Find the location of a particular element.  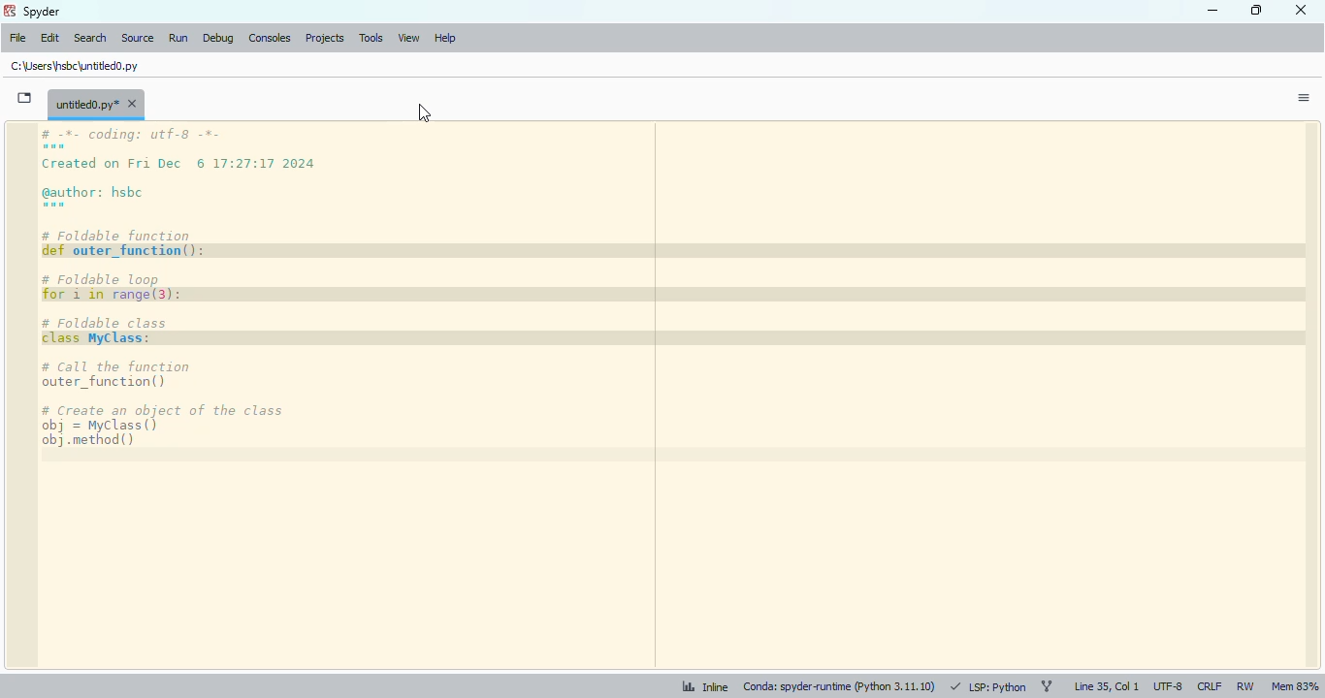

view is located at coordinates (408, 39).